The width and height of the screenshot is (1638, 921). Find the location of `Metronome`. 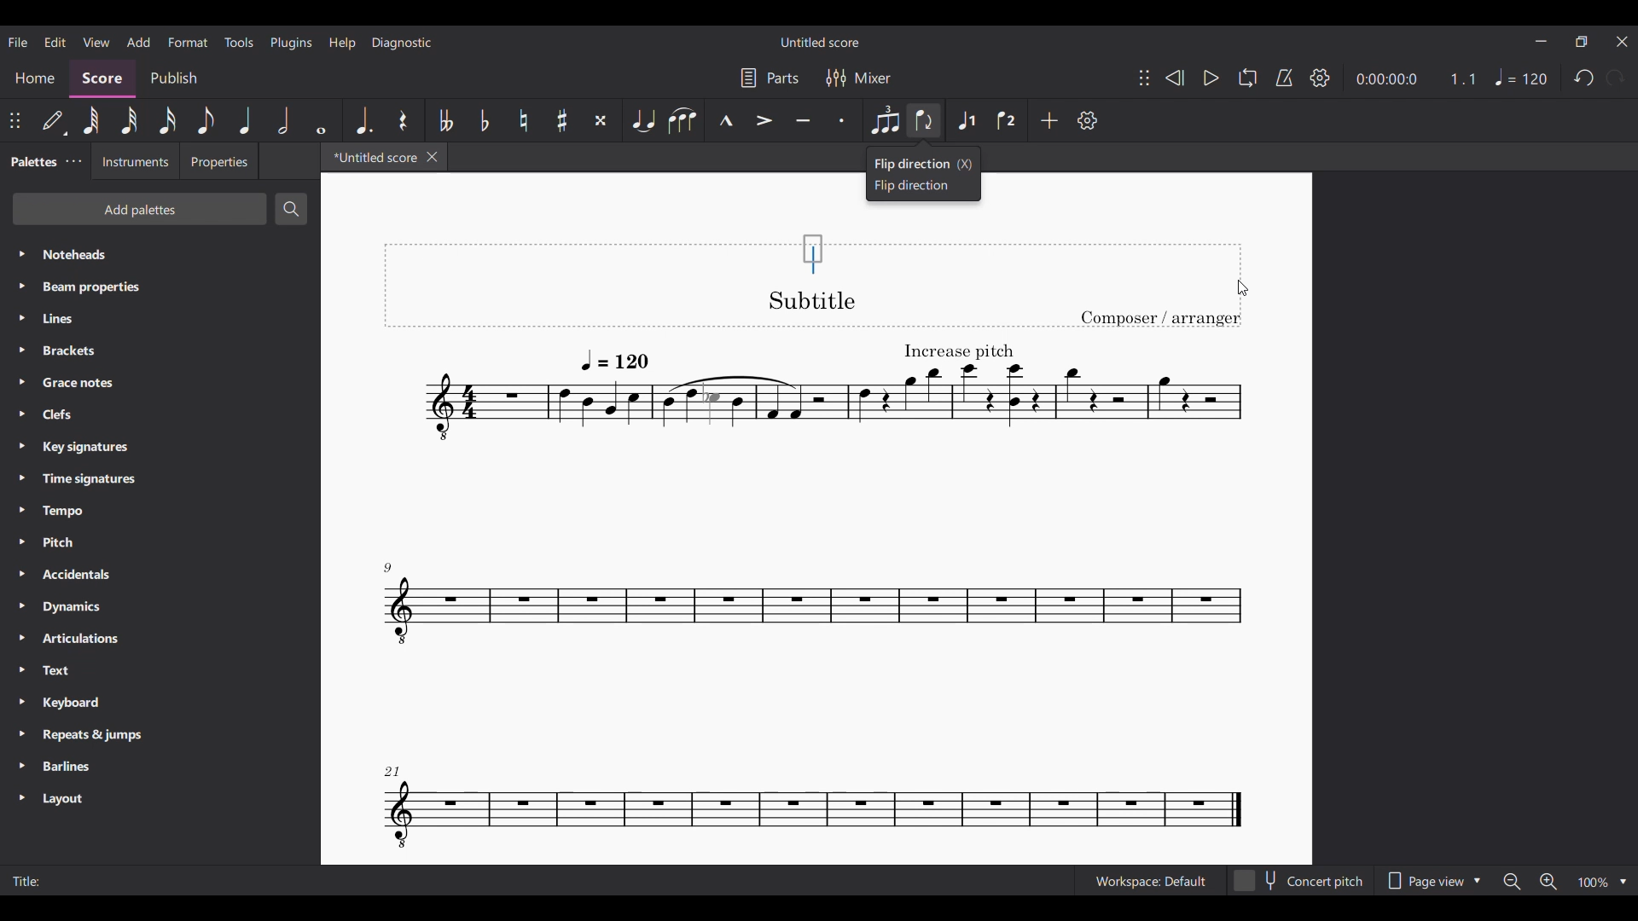

Metronome is located at coordinates (1284, 78).